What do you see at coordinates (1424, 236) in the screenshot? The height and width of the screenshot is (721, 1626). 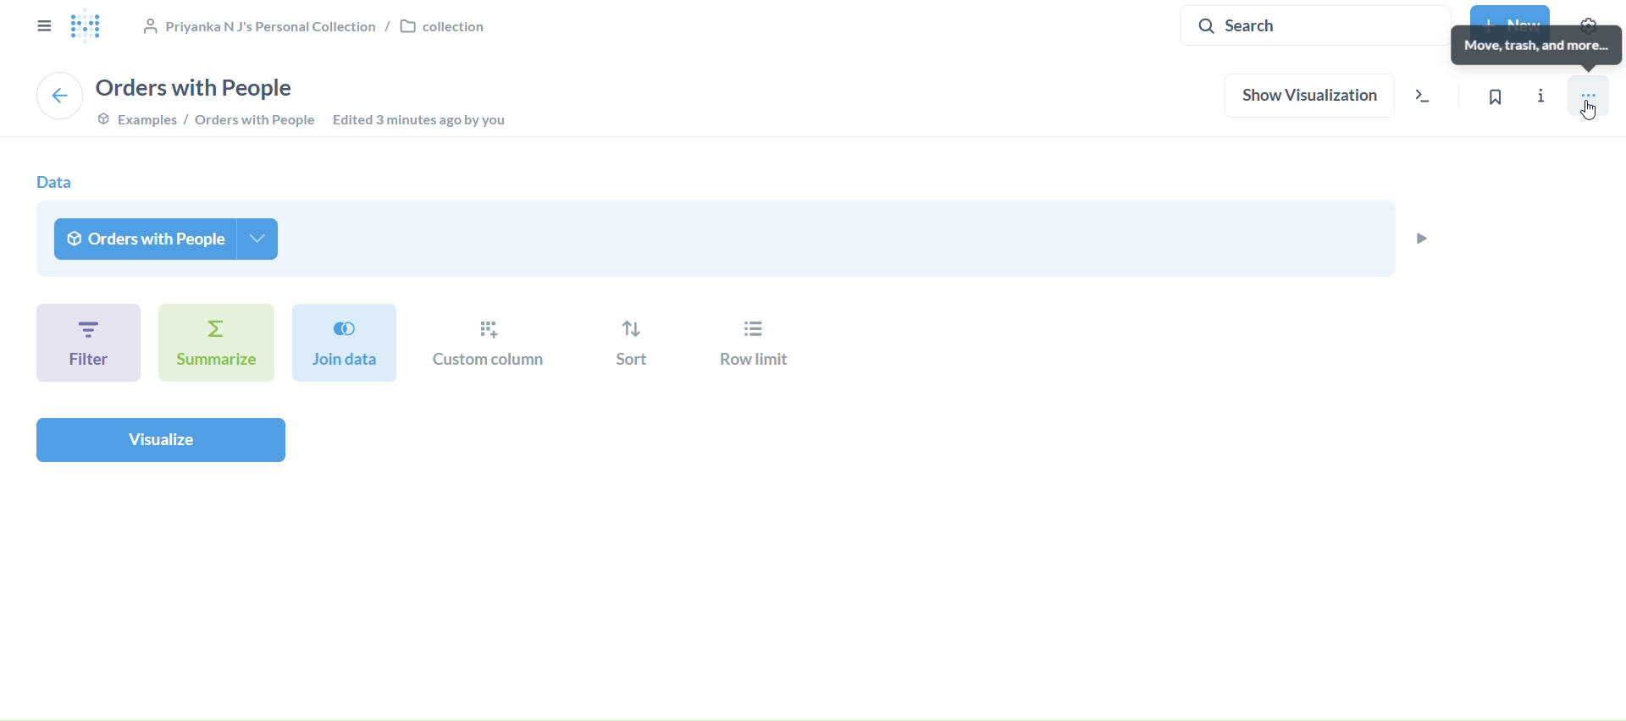 I see `preview` at bounding box center [1424, 236].